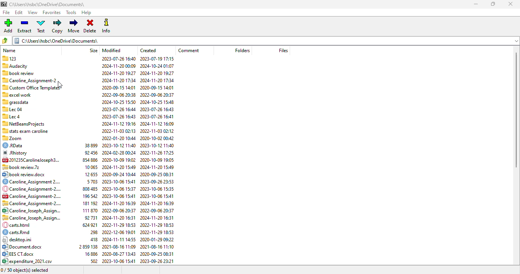 The image size is (520, 274). What do you see at coordinates (493, 4) in the screenshot?
I see `maximize` at bounding box center [493, 4].